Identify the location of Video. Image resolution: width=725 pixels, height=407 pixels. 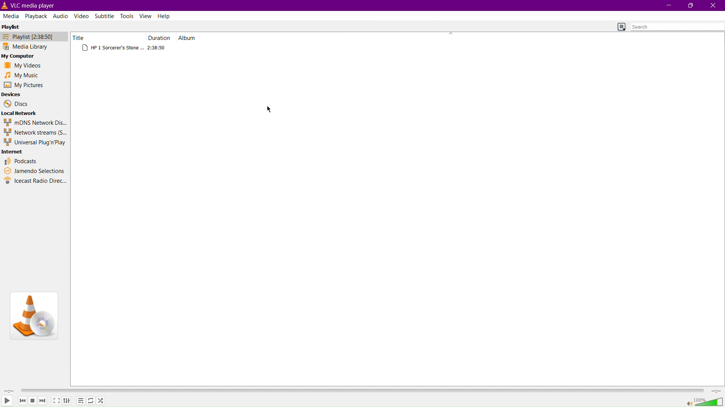
(82, 16).